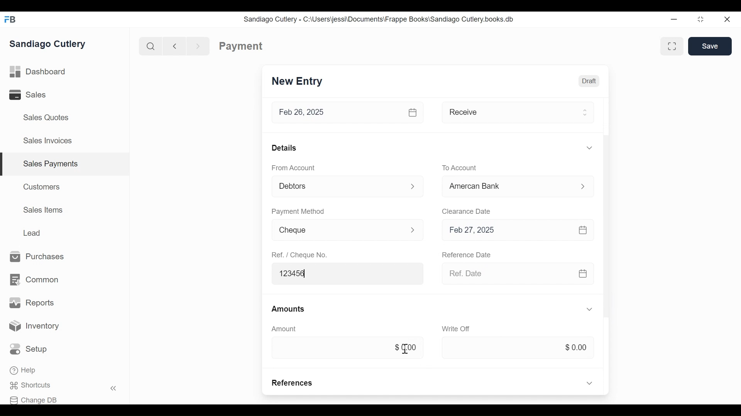 This screenshot has height=416, width=741. I want to click on Restore, so click(700, 20).